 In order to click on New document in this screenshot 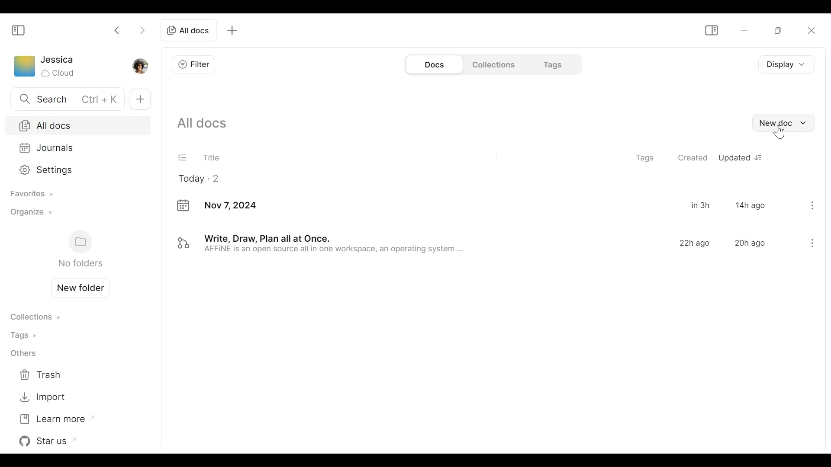, I will do `click(761, 158)`.